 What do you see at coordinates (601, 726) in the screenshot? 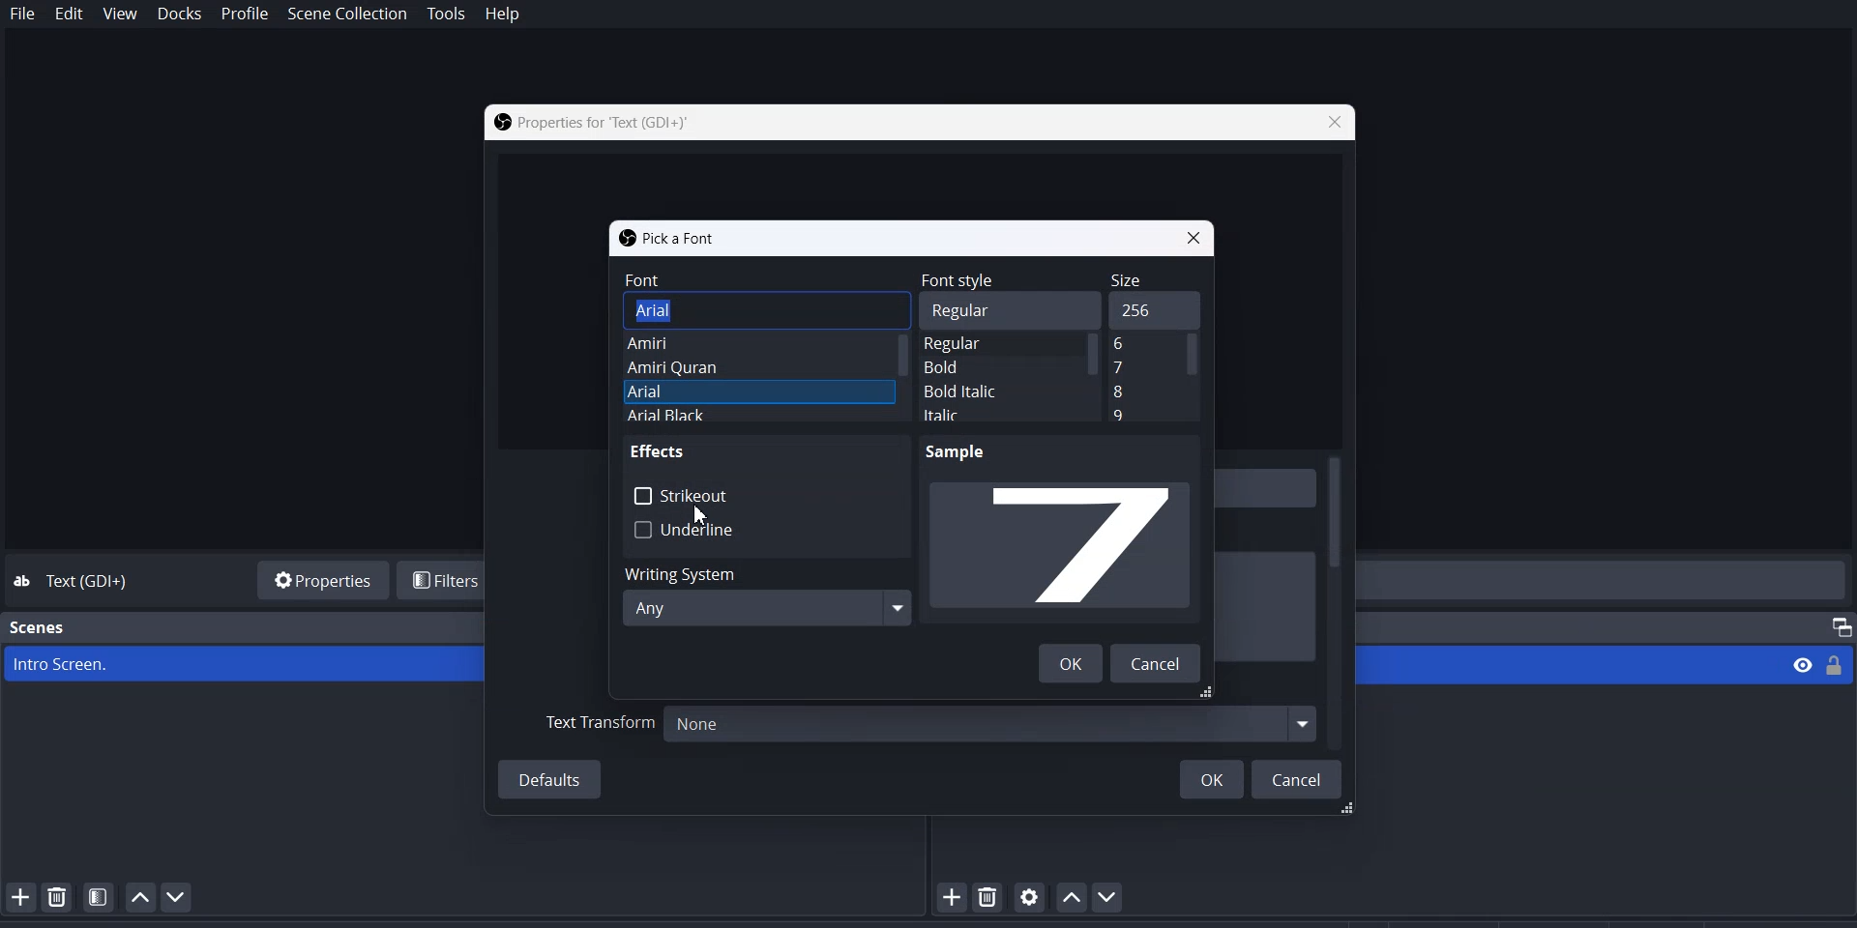
I see `Text Transform` at bounding box center [601, 726].